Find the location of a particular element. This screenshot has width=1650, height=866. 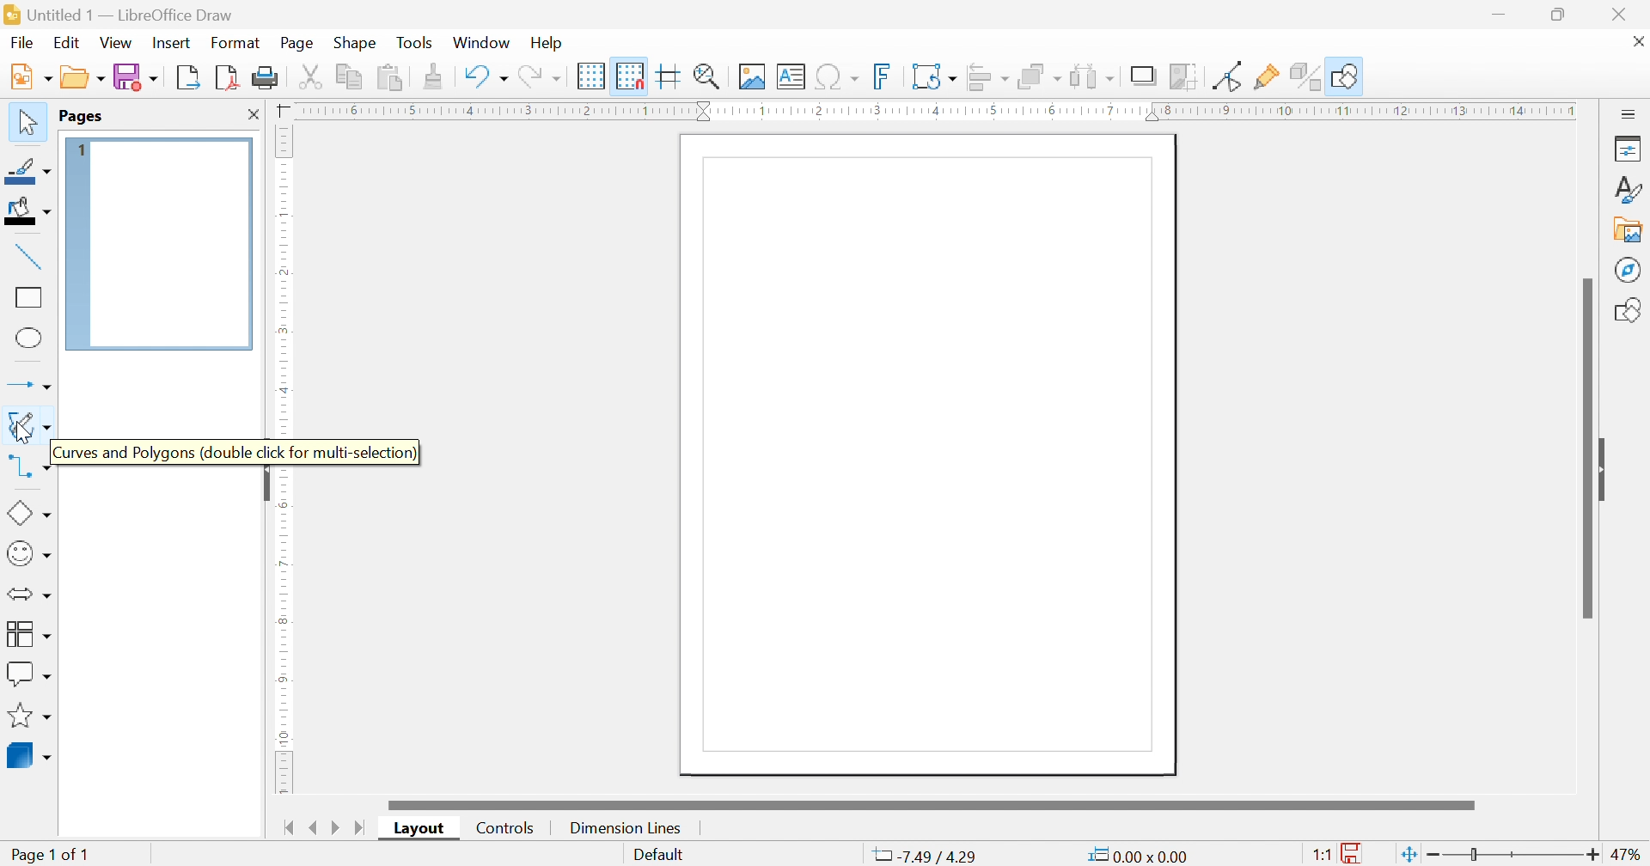

fit page to current window is located at coordinates (1410, 854).